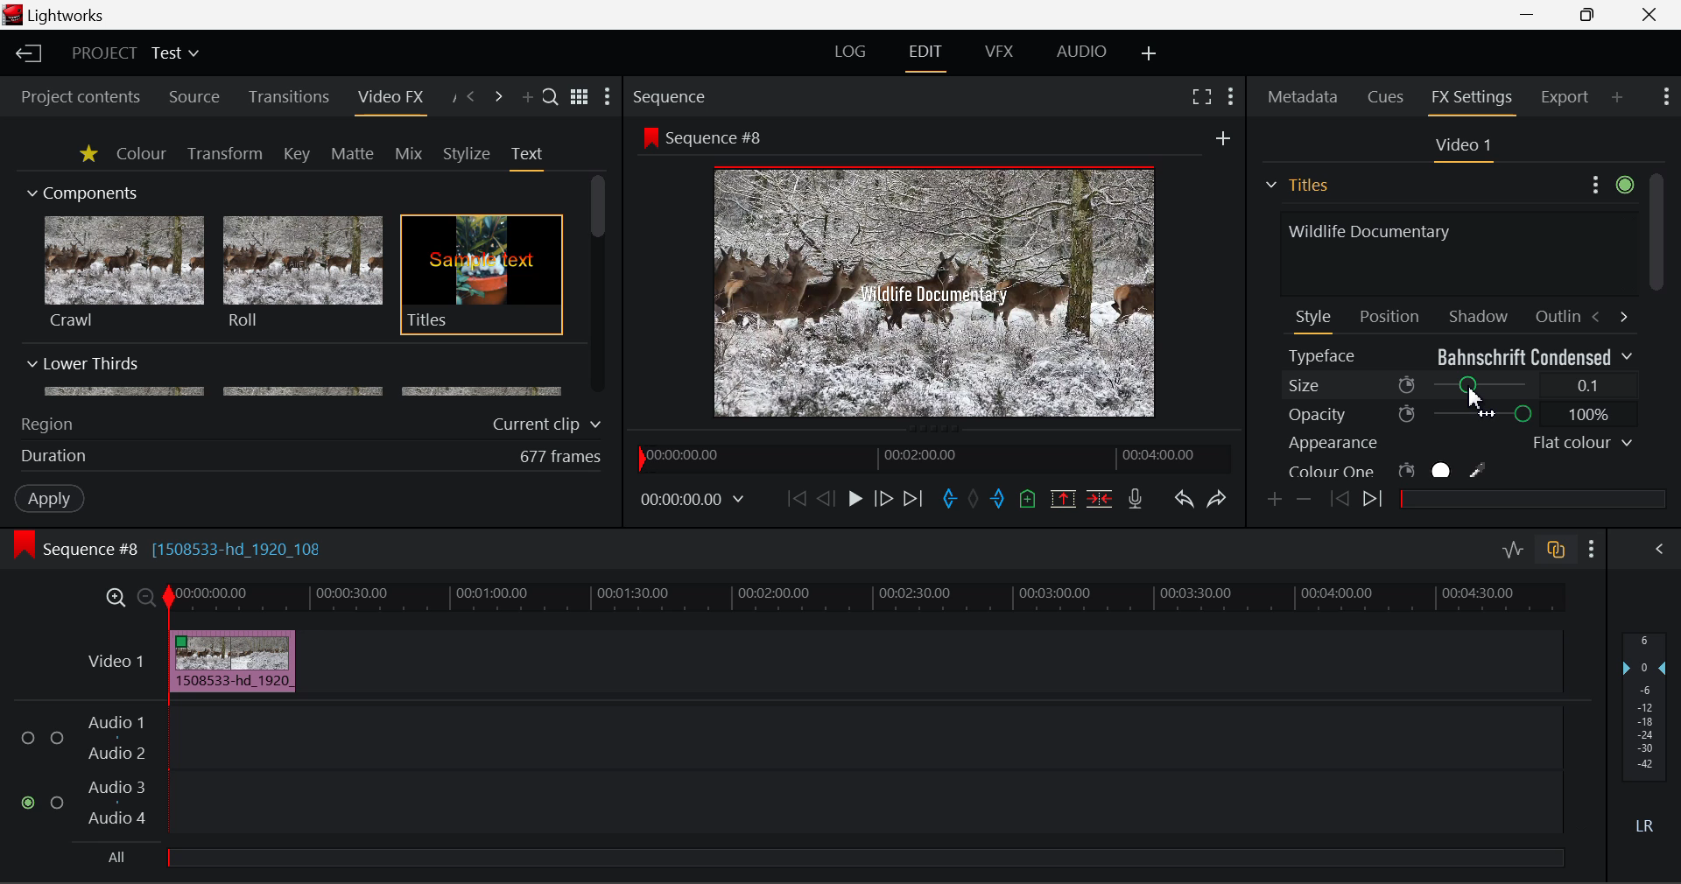  I want to click on Settings, so click(1609, 182).